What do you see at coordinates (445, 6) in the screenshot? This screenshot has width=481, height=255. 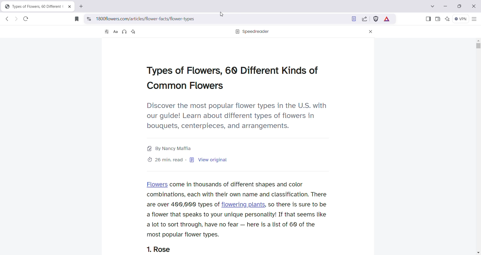 I see `Minimize` at bounding box center [445, 6].